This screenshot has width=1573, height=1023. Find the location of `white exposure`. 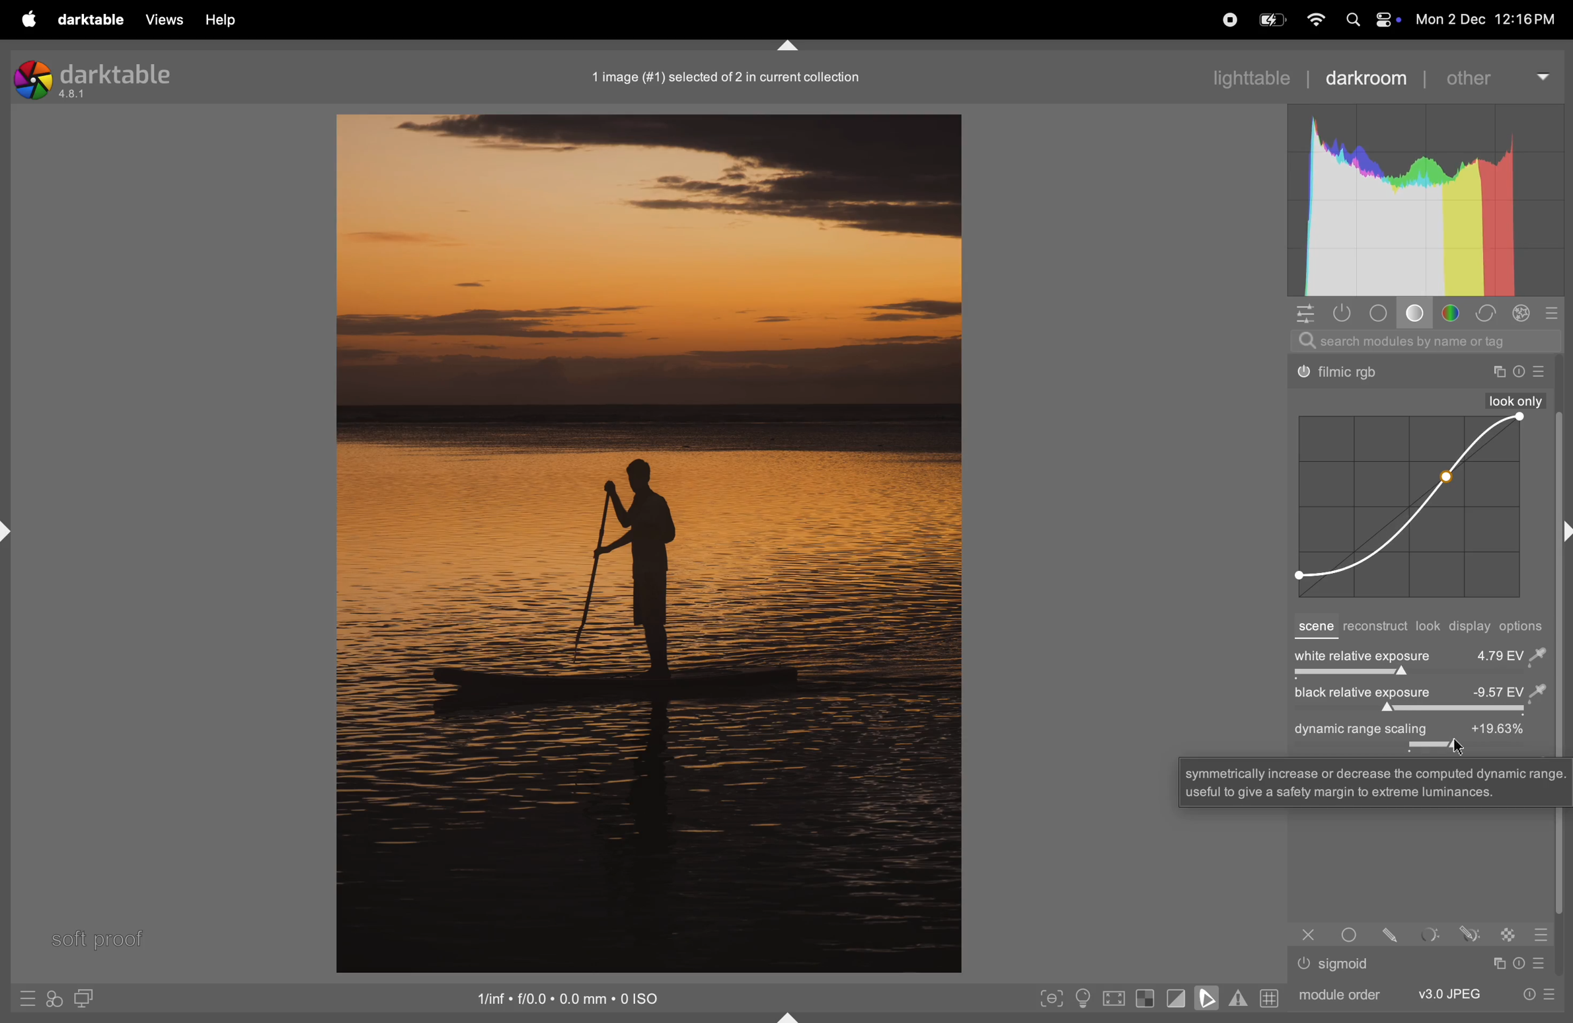

white exposure is located at coordinates (1420, 654).